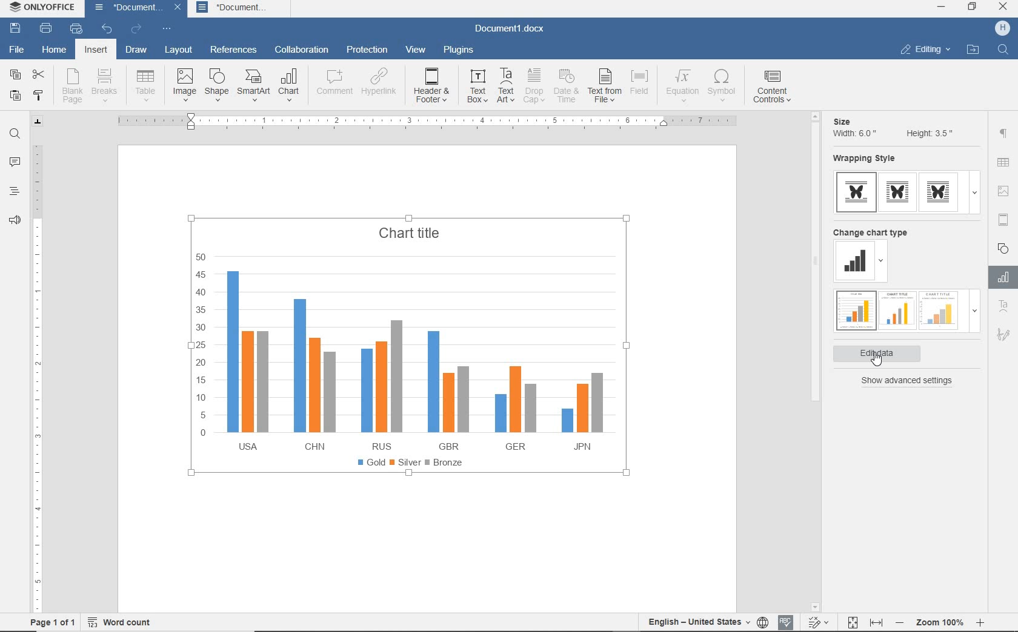  What do you see at coordinates (514, 28) in the screenshot?
I see `document name` at bounding box center [514, 28].